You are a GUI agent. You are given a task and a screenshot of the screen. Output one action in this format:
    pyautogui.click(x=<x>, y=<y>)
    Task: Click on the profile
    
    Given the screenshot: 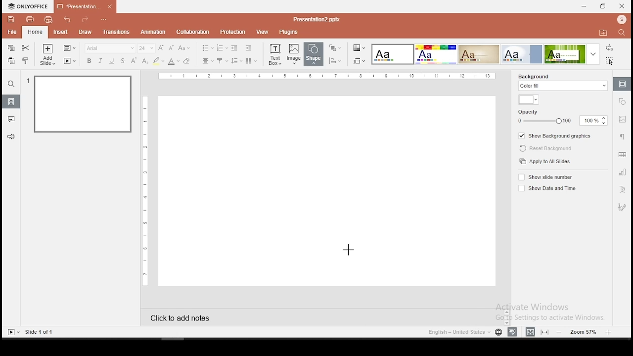 What is the action you would take?
    pyautogui.click(x=621, y=20)
    